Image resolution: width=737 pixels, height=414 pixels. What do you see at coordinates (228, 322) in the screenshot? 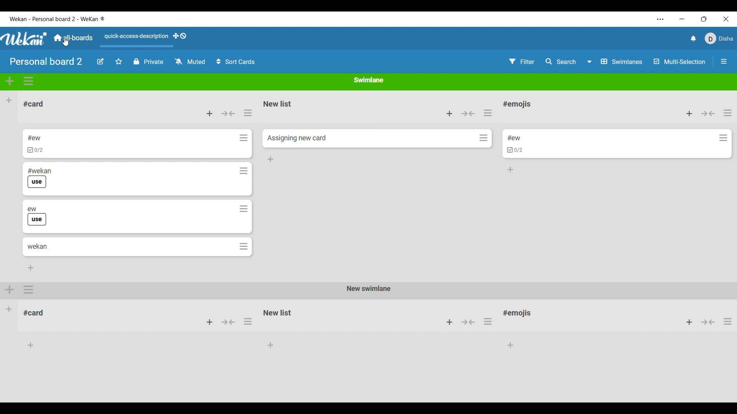
I see `collapse` at bounding box center [228, 322].